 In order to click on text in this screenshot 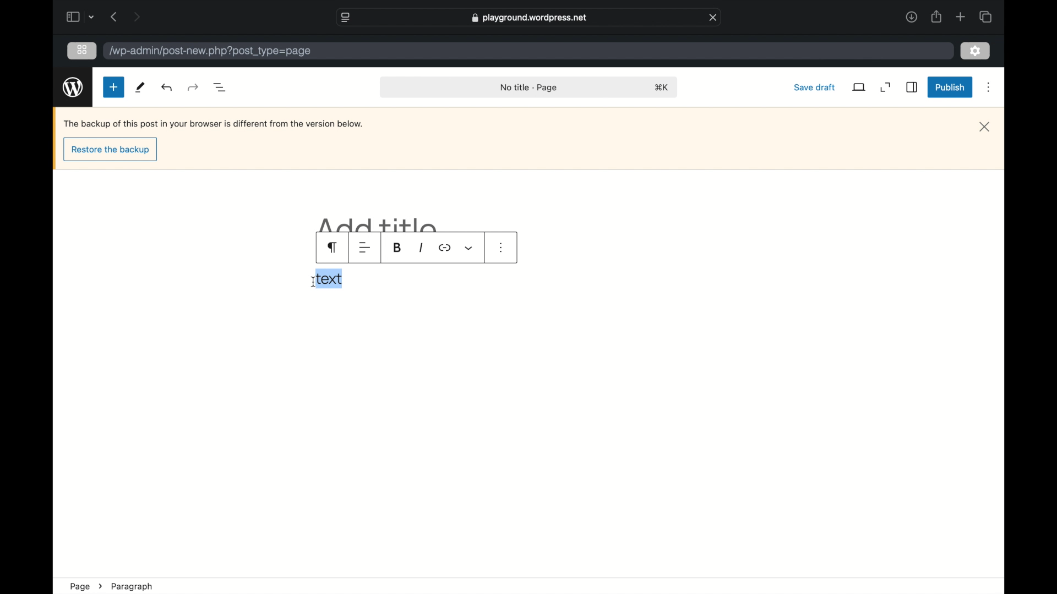, I will do `click(328, 279)`.